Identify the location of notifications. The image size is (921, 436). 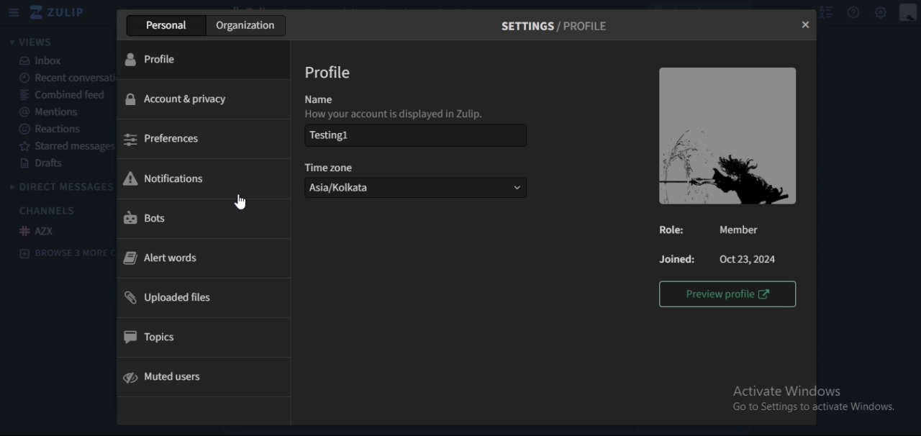
(160, 178).